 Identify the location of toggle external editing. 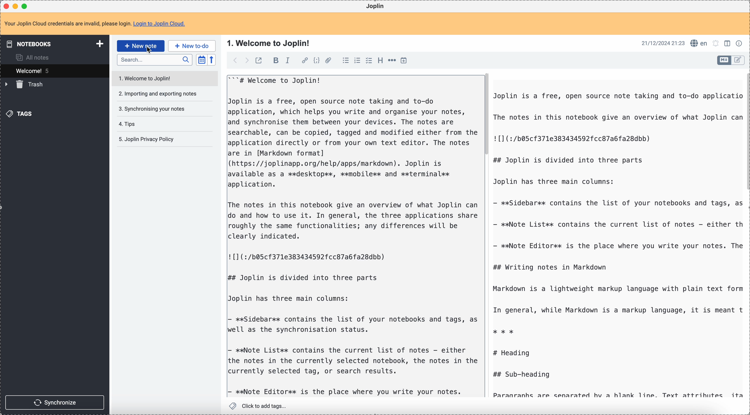
(258, 61).